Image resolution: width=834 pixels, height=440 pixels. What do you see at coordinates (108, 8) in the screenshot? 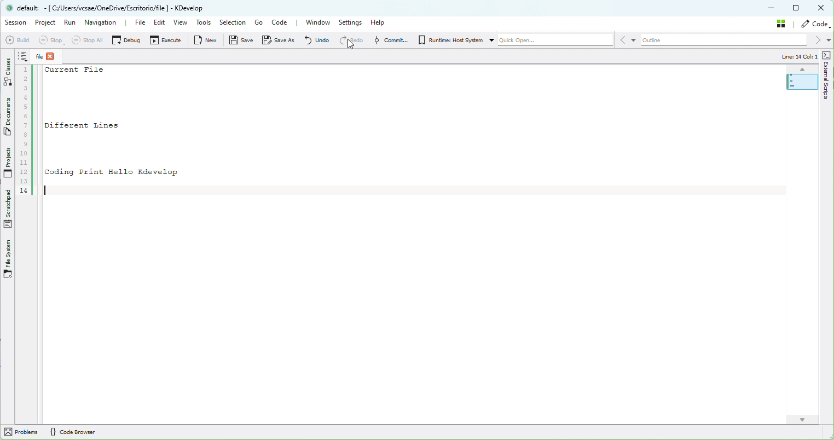
I see `default: - [ Cy/Users/vesae/OneDrive/Escritorioffile ] - KDevelop` at bounding box center [108, 8].